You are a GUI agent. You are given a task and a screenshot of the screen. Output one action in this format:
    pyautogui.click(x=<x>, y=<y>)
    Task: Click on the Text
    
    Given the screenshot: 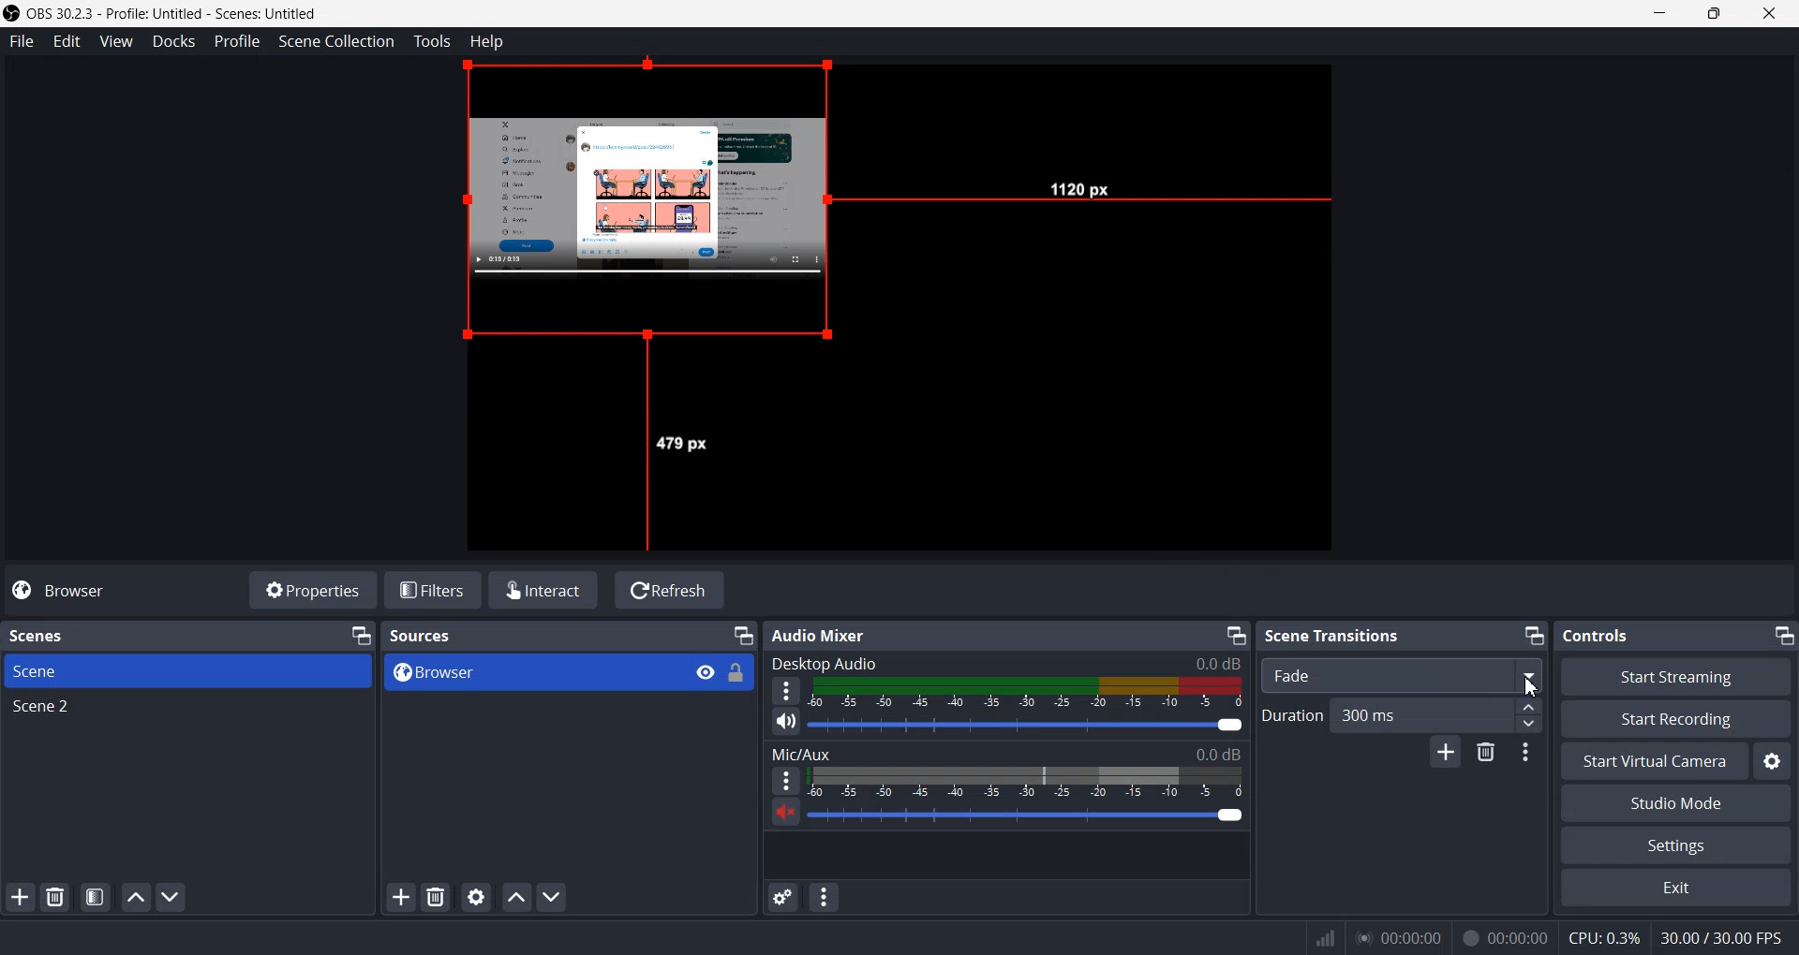 What is the action you would take?
    pyautogui.click(x=1005, y=663)
    